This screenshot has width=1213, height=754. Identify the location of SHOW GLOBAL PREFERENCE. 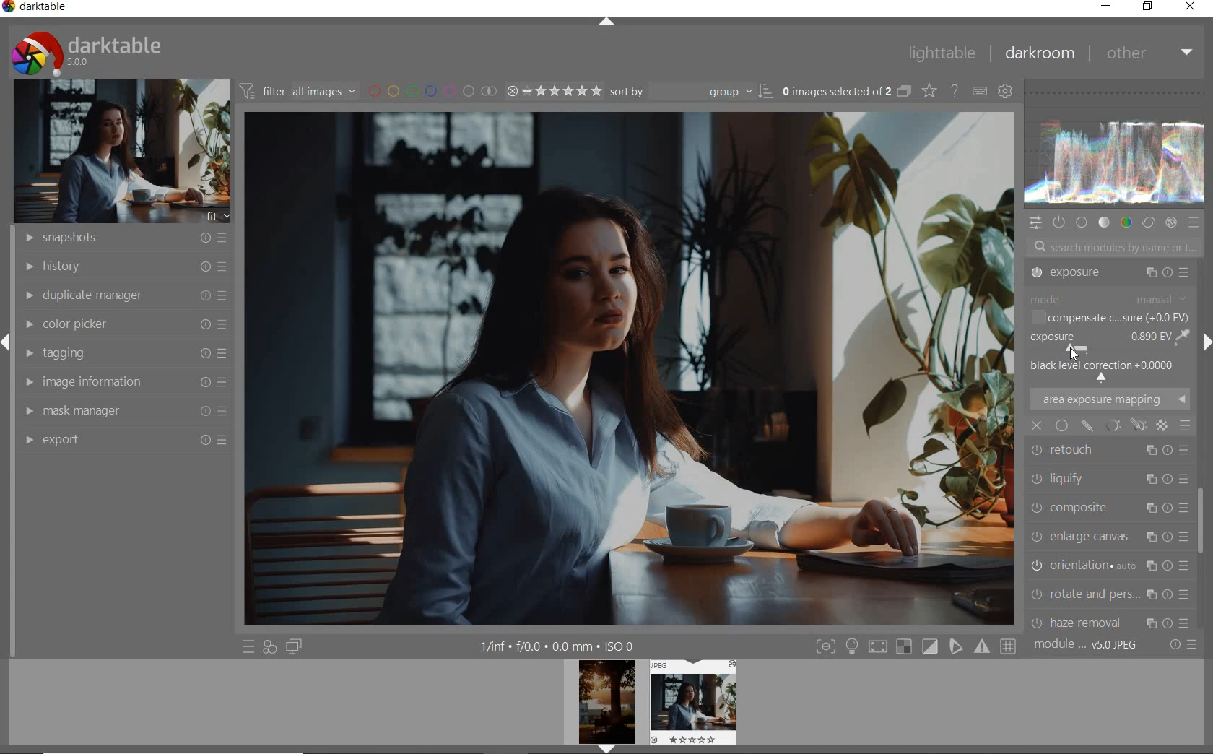
(1007, 91).